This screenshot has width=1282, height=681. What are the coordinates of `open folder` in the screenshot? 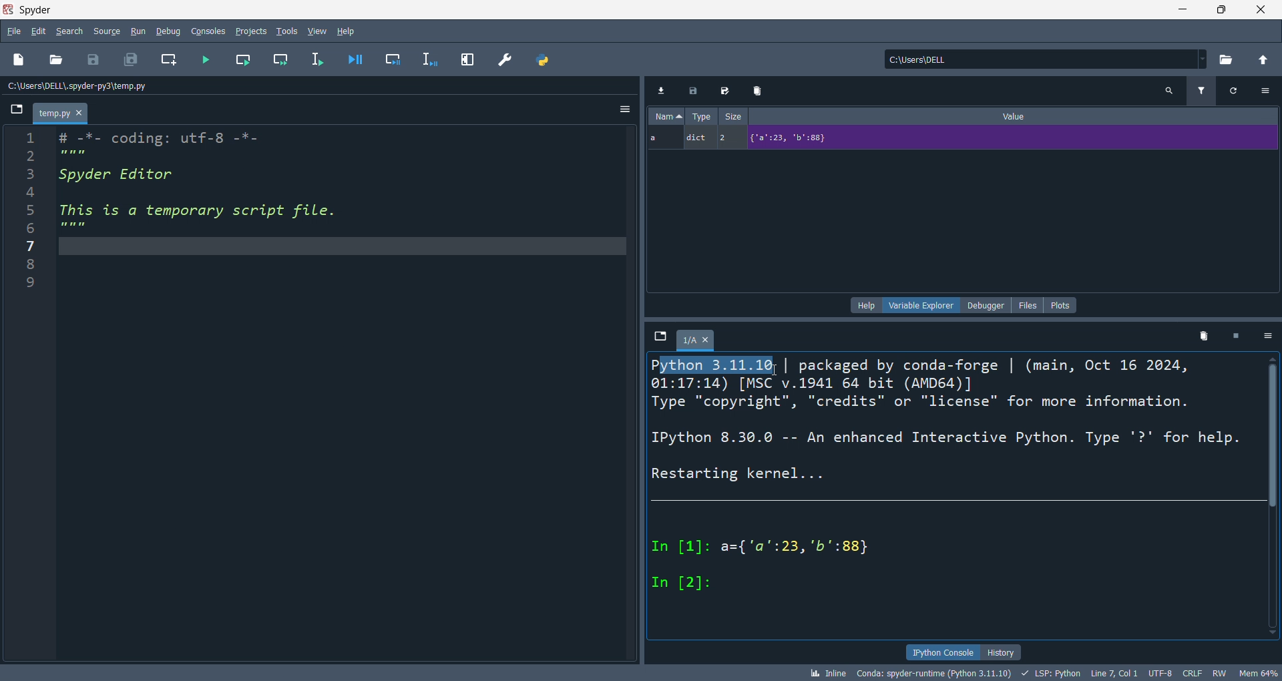 It's located at (55, 61).